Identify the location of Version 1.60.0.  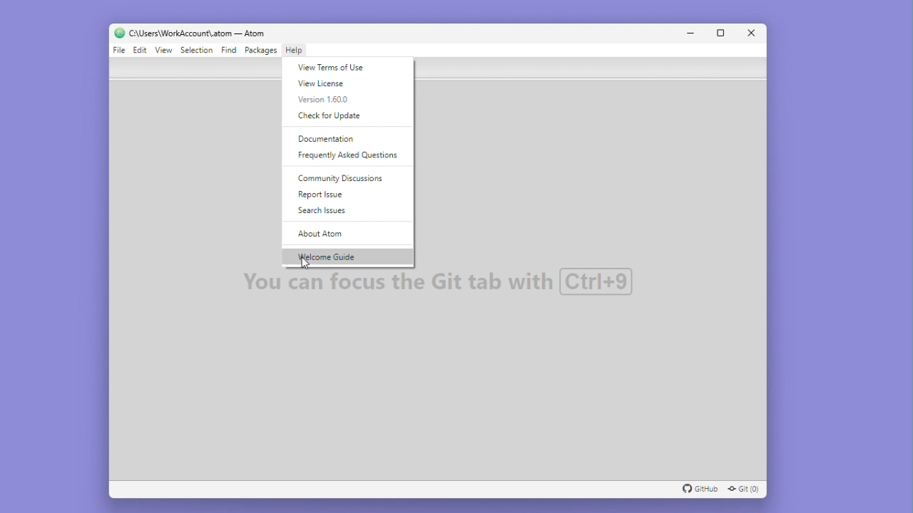
(332, 98).